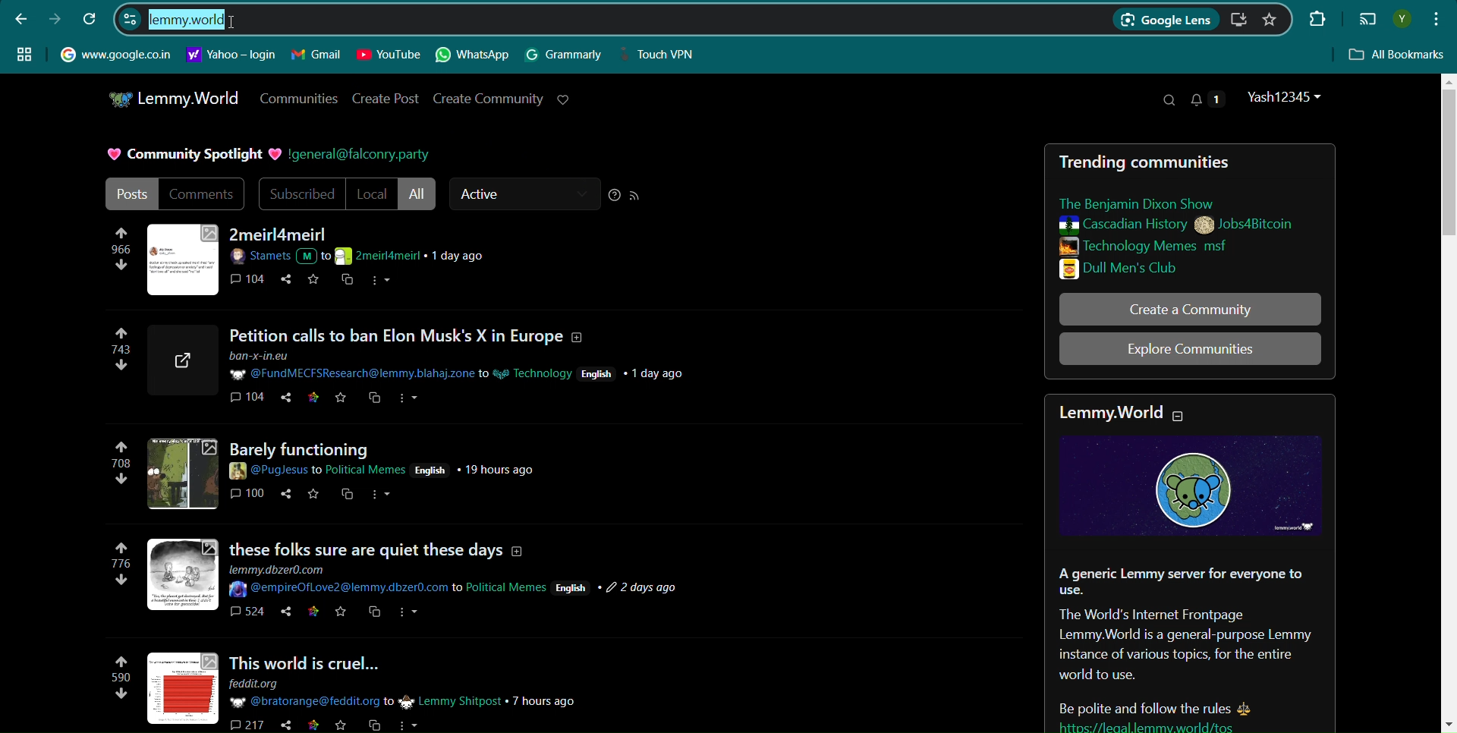 The width and height of the screenshot is (1457, 733). Describe the element at coordinates (184, 360) in the screenshot. I see `URL` at that location.